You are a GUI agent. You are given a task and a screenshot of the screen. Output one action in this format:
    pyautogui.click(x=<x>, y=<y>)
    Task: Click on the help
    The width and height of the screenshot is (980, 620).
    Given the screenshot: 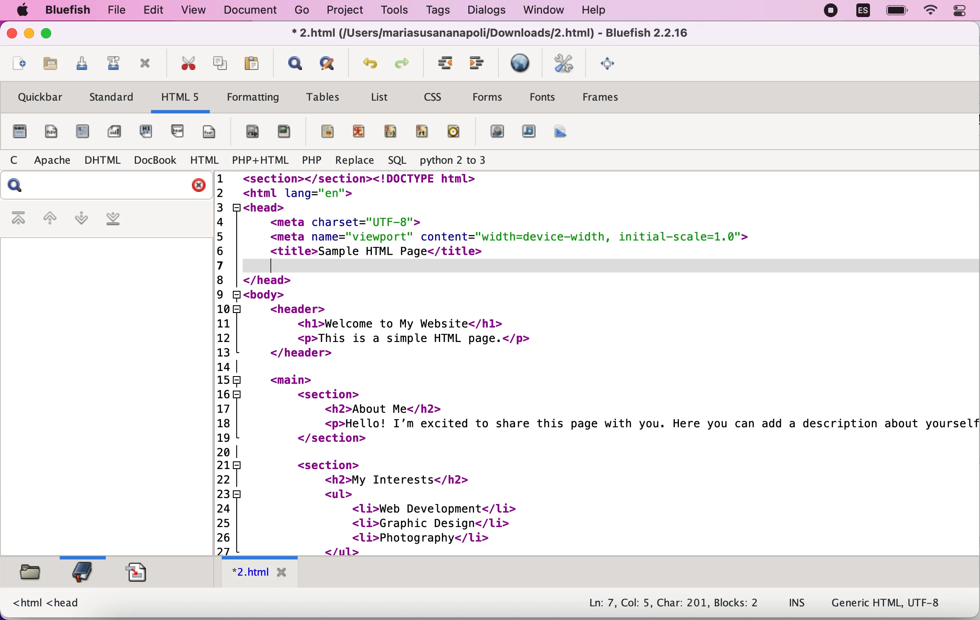 What is the action you would take?
    pyautogui.click(x=609, y=9)
    